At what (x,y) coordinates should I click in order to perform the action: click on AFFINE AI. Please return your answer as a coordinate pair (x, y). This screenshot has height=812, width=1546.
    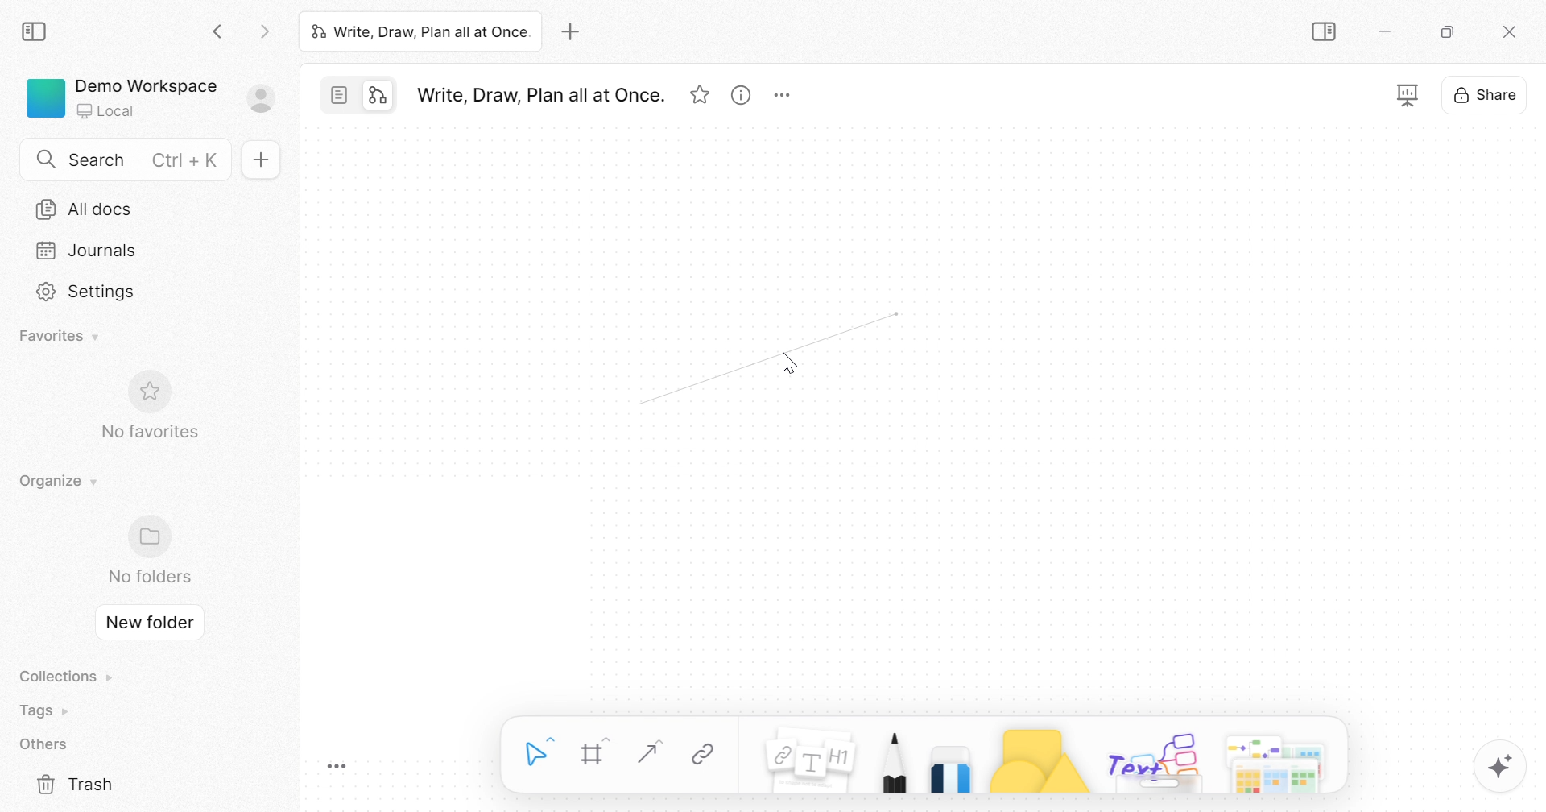
    Looking at the image, I should click on (1503, 770).